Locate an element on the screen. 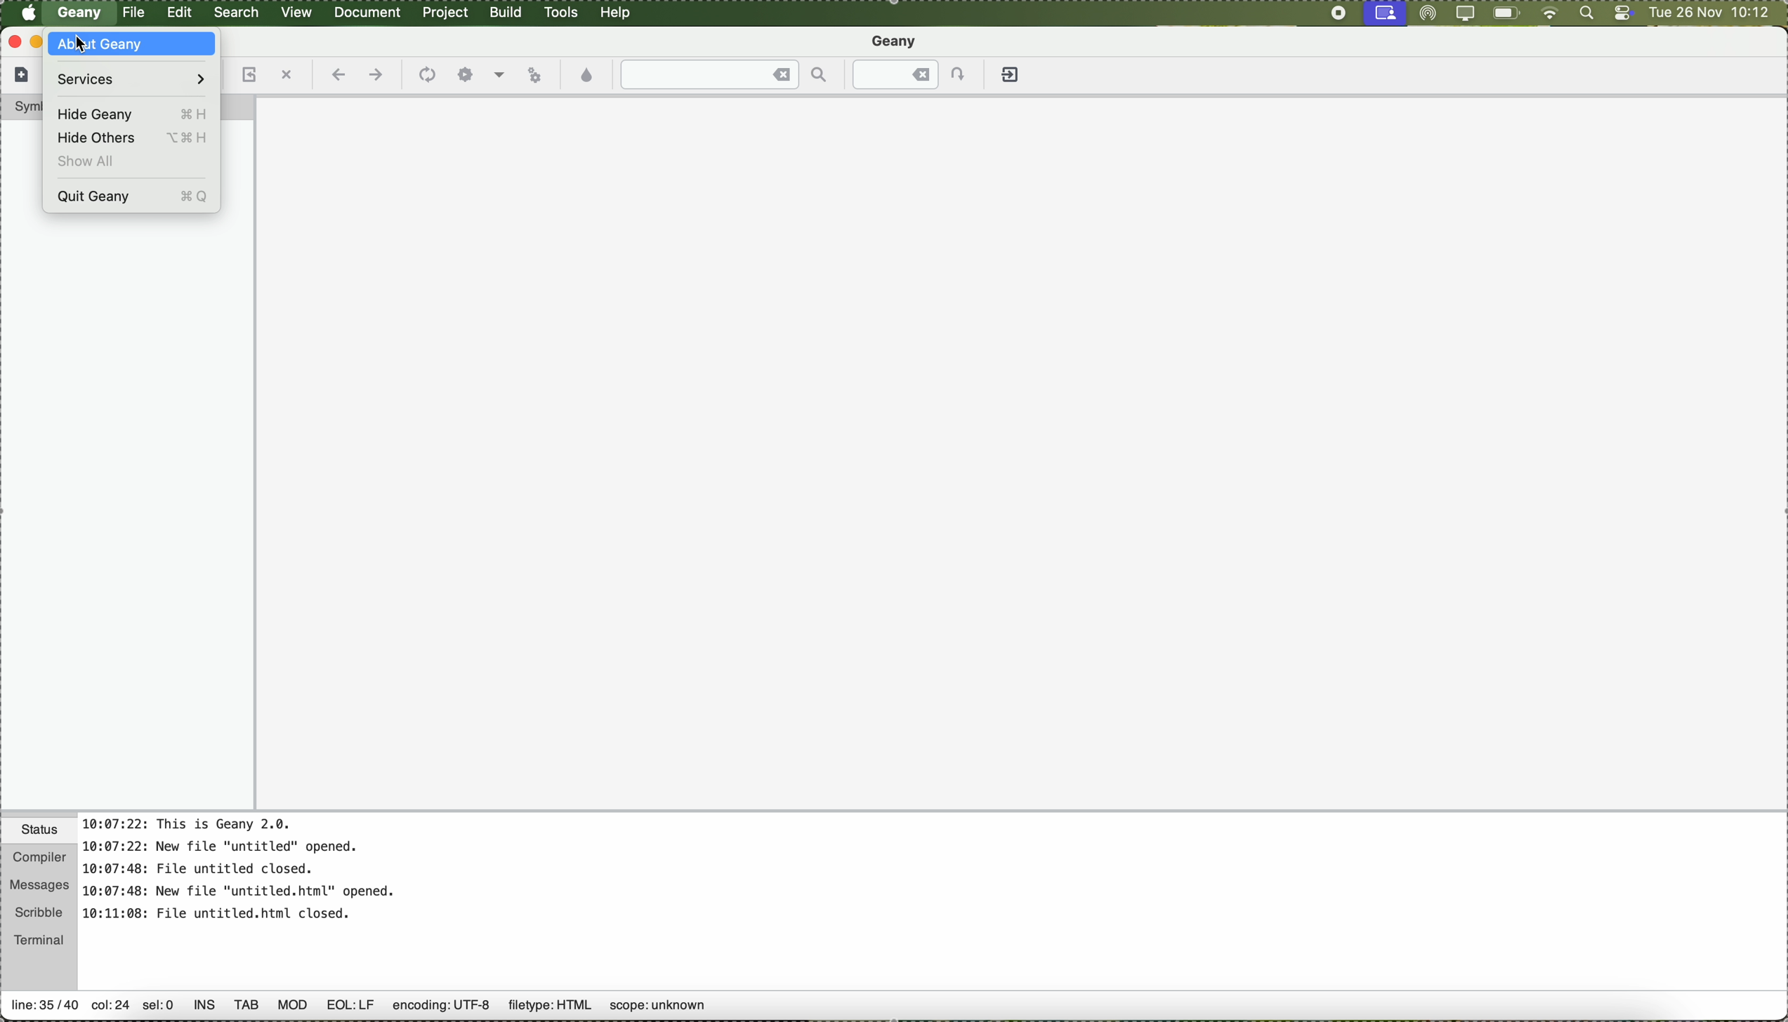 The image size is (1788, 1022). scribble is located at coordinates (39, 910).